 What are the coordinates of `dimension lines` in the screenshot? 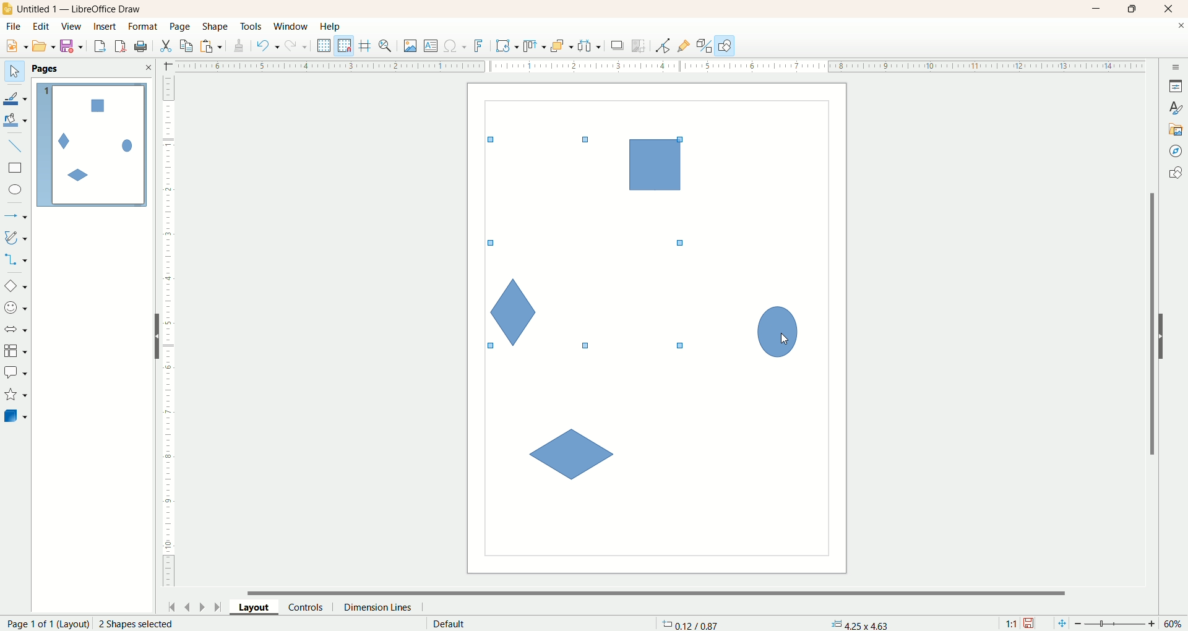 It's located at (381, 607).